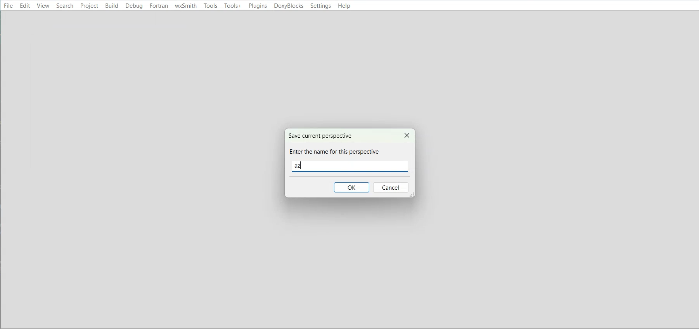 The width and height of the screenshot is (699, 329). What do you see at coordinates (111, 5) in the screenshot?
I see `Build` at bounding box center [111, 5].